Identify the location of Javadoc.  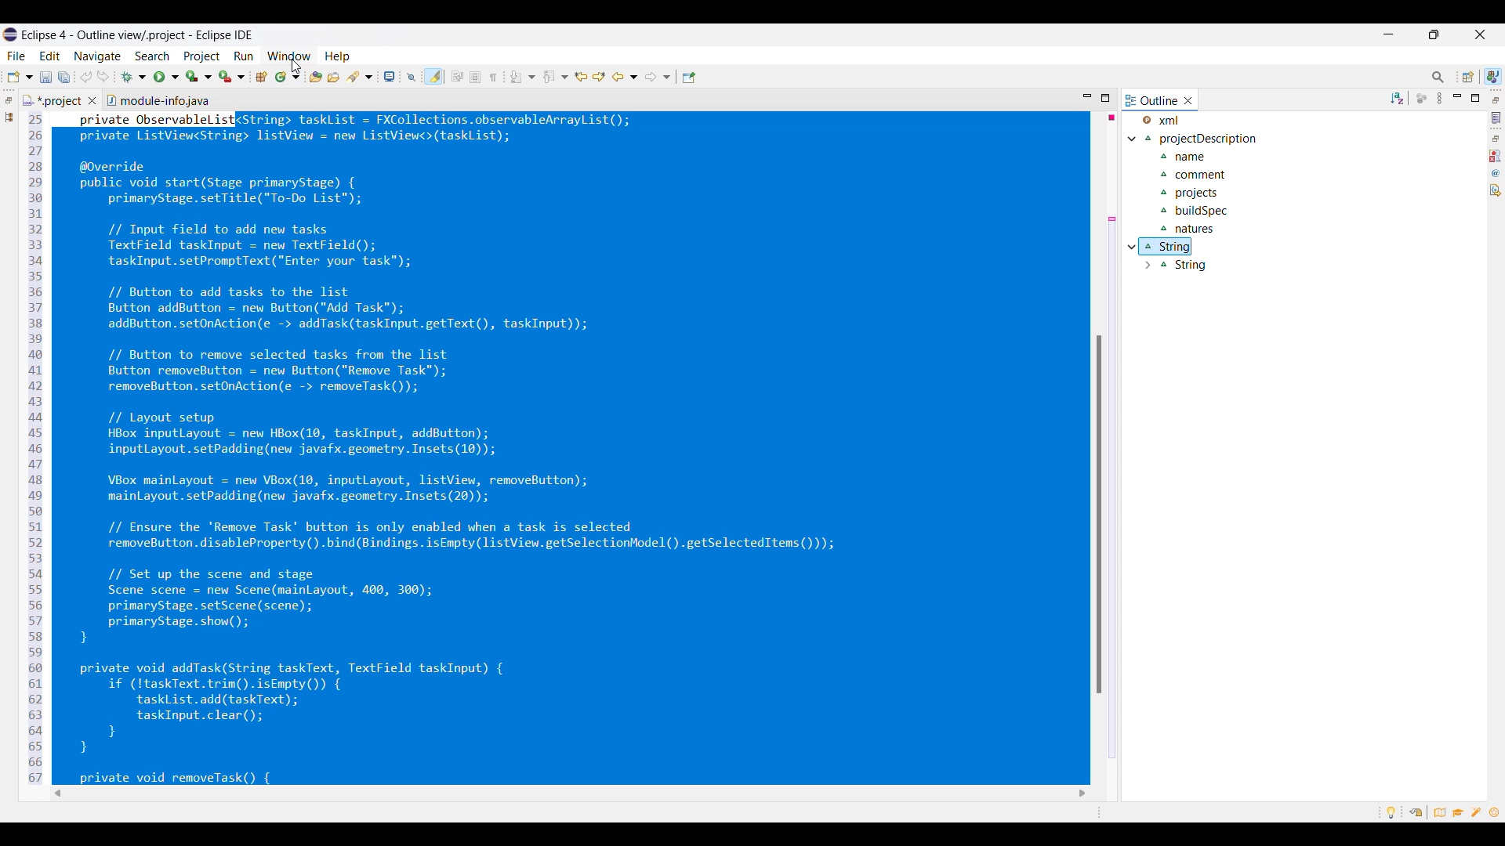
(1496, 173).